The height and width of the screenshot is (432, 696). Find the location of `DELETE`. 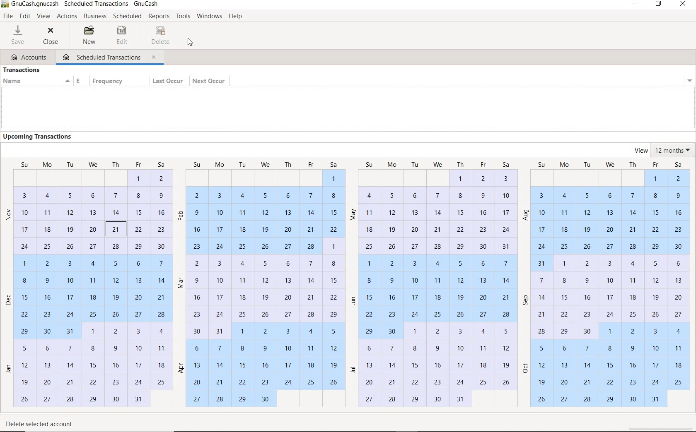

DELETE is located at coordinates (159, 37).